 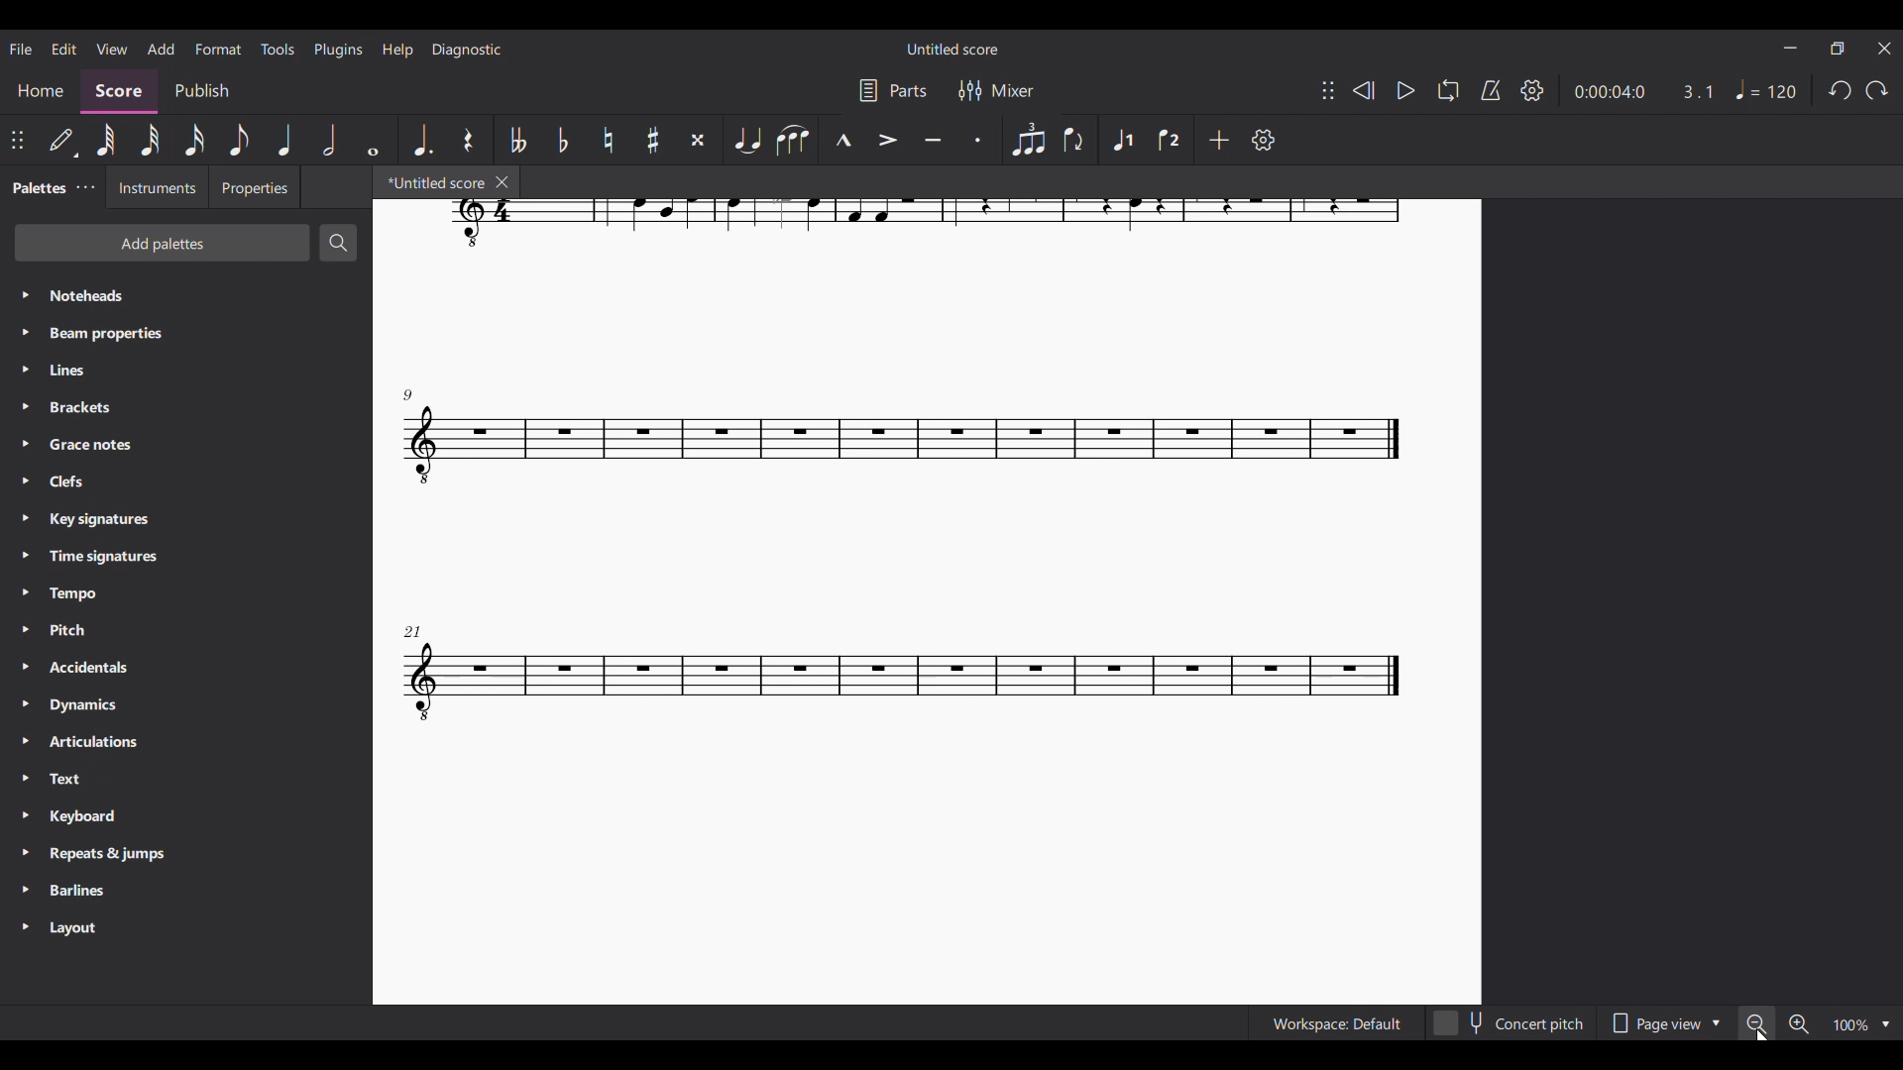 I want to click on Time signatures, so click(x=185, y=556).